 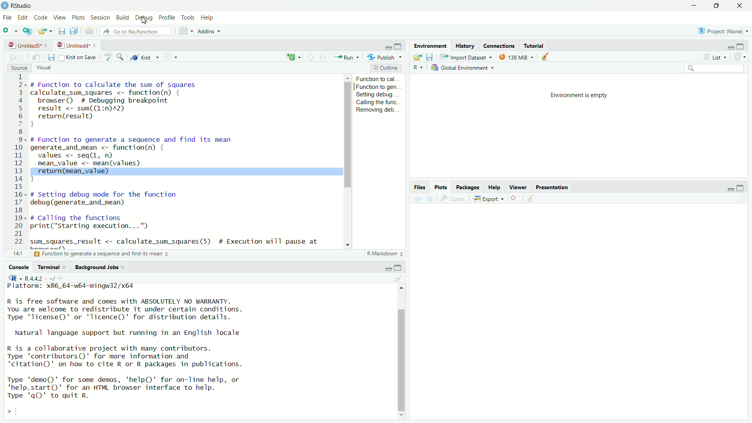 What do you see at coordinates (581, 314) in the screenshot?
I see `empty plot area` at bounding box center [581, 314].